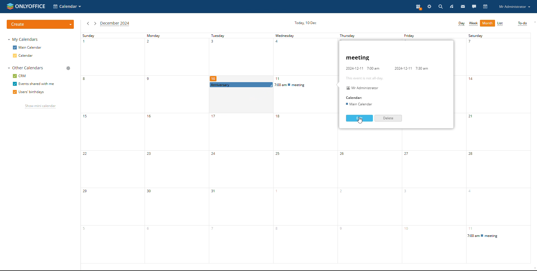 The height and width of the screenshot is (271, 537). I want to click on present, so click(418, 7).